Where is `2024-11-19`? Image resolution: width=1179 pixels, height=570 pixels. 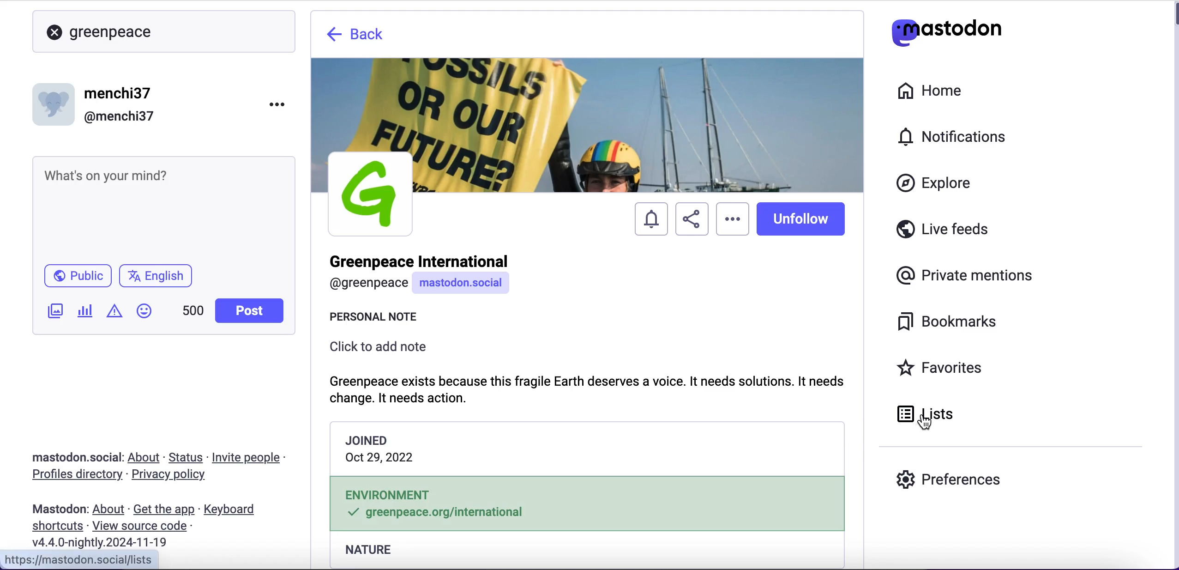
2024-11-19 is located at coordinates (107, 542).